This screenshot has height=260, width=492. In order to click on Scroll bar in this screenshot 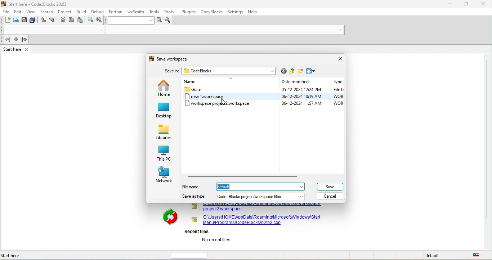, I will do `click(487, 151)`.